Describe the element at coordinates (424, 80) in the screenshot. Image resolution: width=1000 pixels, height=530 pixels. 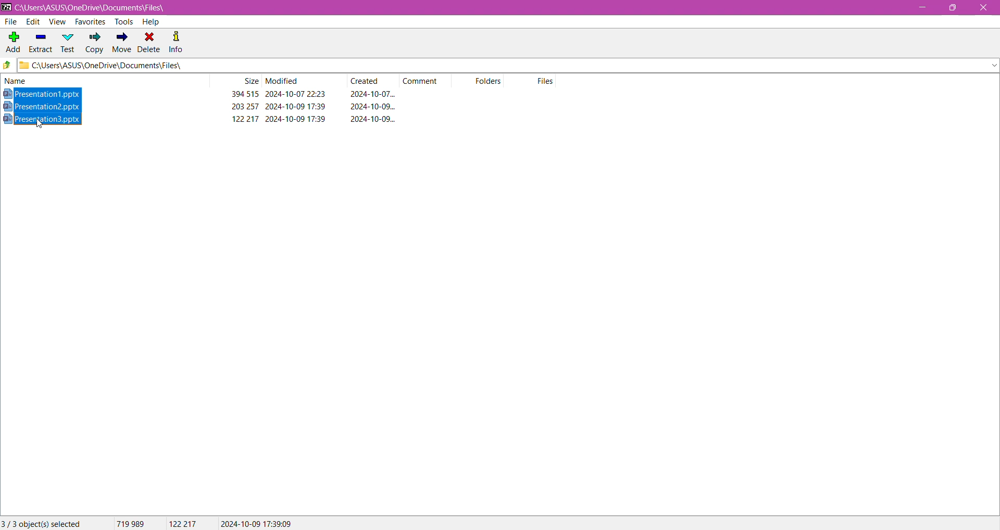
I see `Comment` at that location.